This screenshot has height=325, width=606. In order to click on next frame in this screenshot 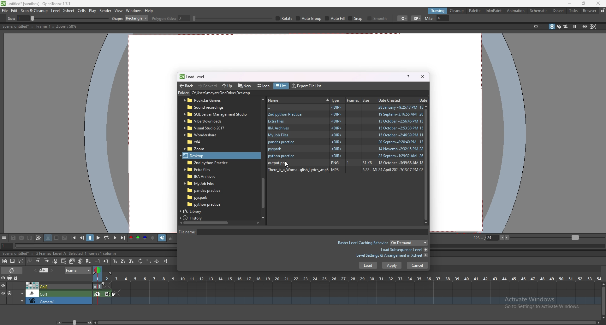, I will do `click(115, 238)`.